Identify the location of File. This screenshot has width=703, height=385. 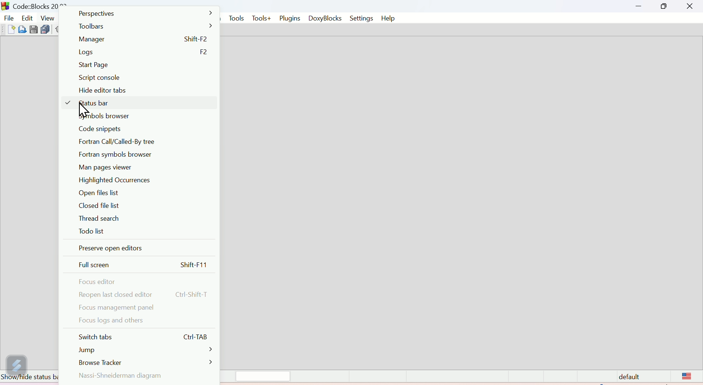
(9, 18).